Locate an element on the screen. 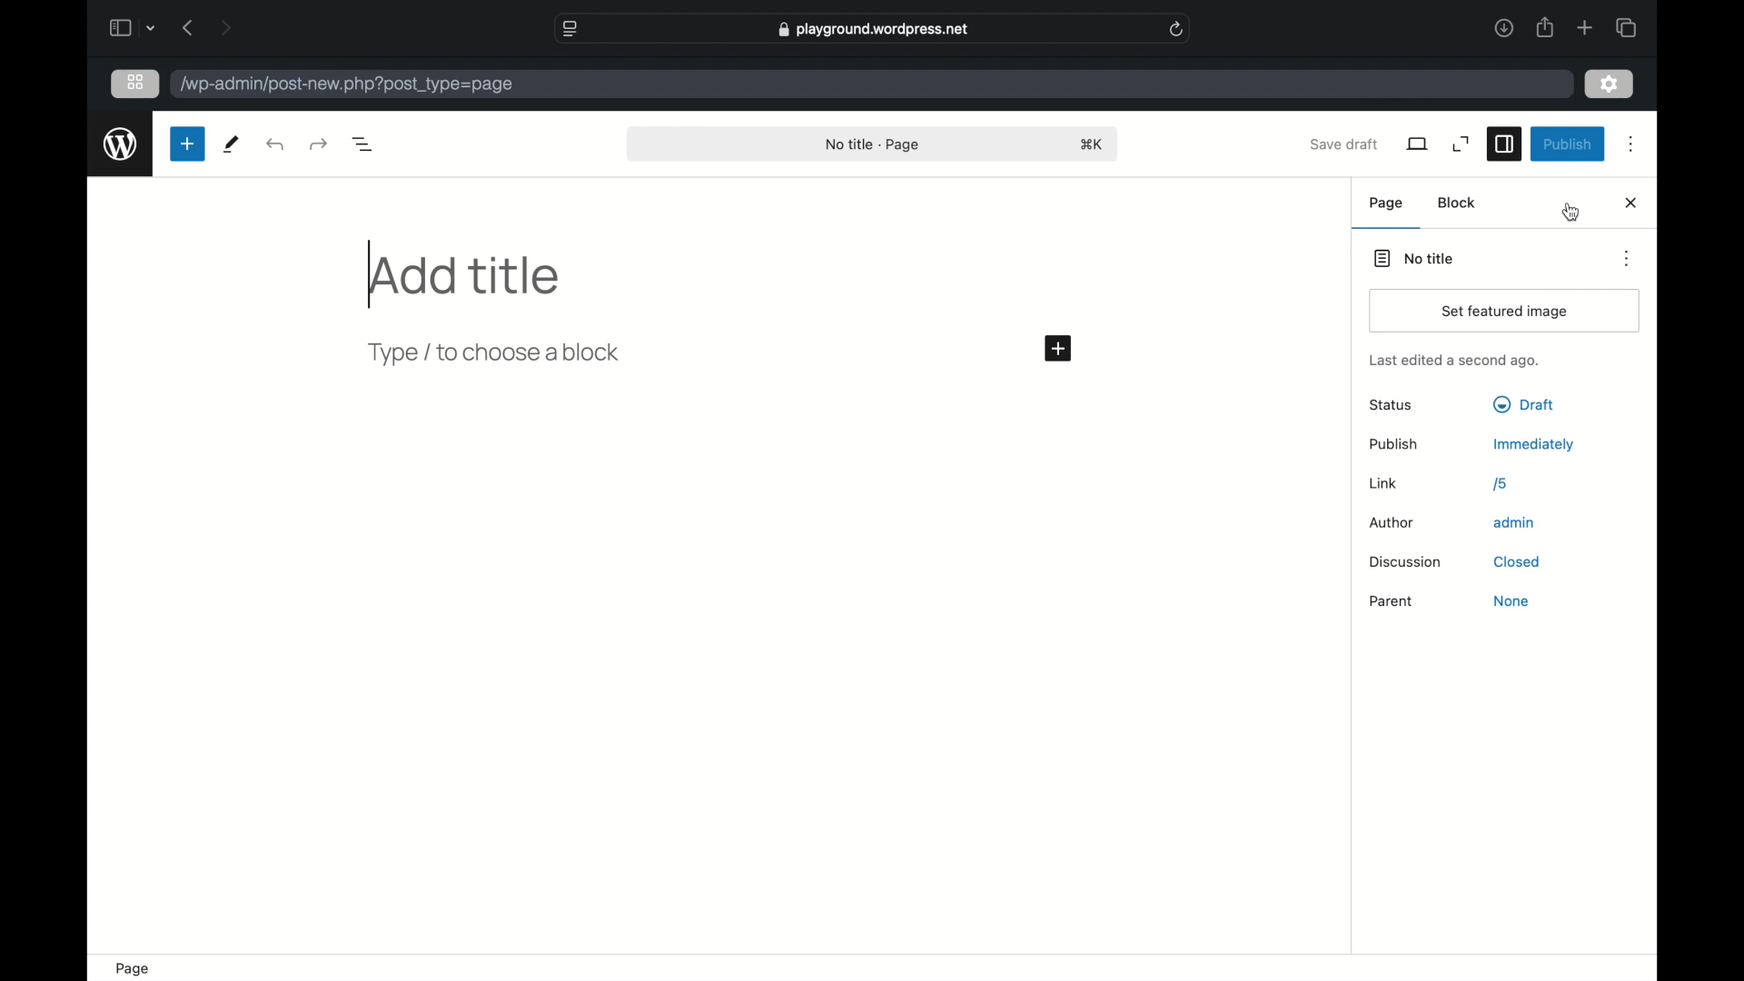 The width and height of the screenshot is (1744, 981). close is located at coordinates (1632, 203).